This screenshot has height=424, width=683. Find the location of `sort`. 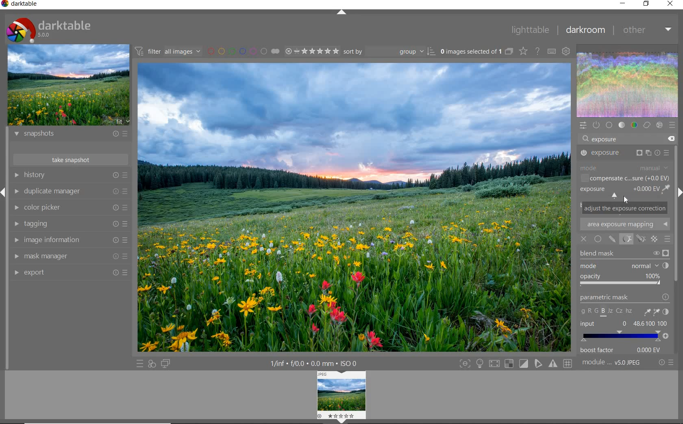

sort is located at coordinates (389, 52).